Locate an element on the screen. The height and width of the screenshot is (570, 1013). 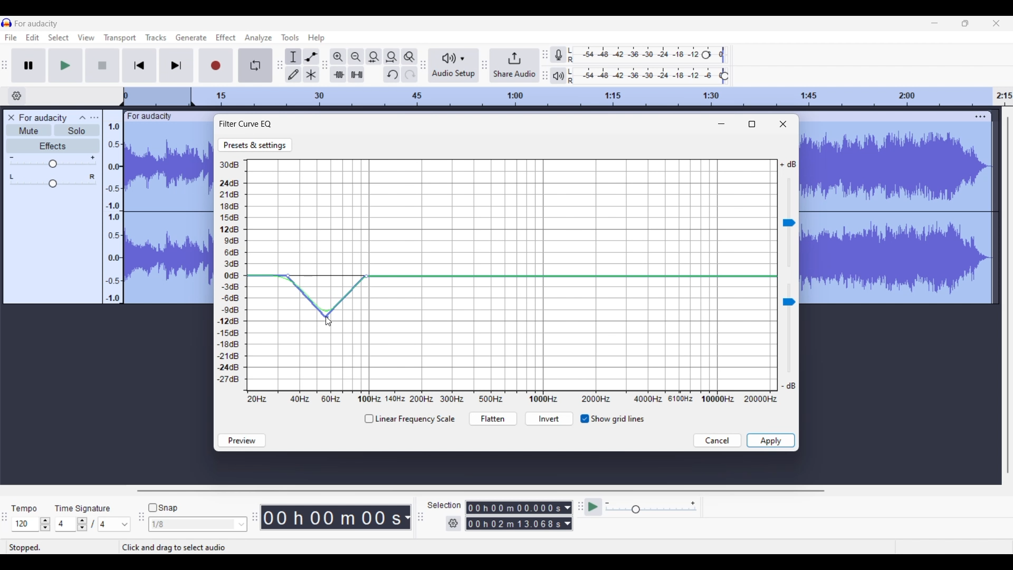
Increase/Decrease tempo is located at coordinates (45, 524).